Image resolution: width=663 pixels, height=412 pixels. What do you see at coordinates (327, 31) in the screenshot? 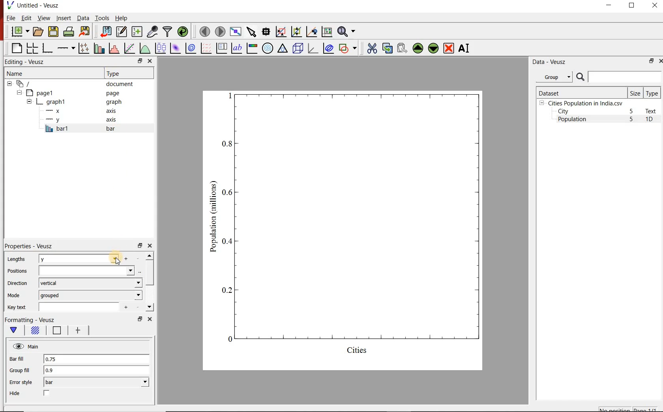
I see `click to reset graph axes` at bounding box center [327, 31].